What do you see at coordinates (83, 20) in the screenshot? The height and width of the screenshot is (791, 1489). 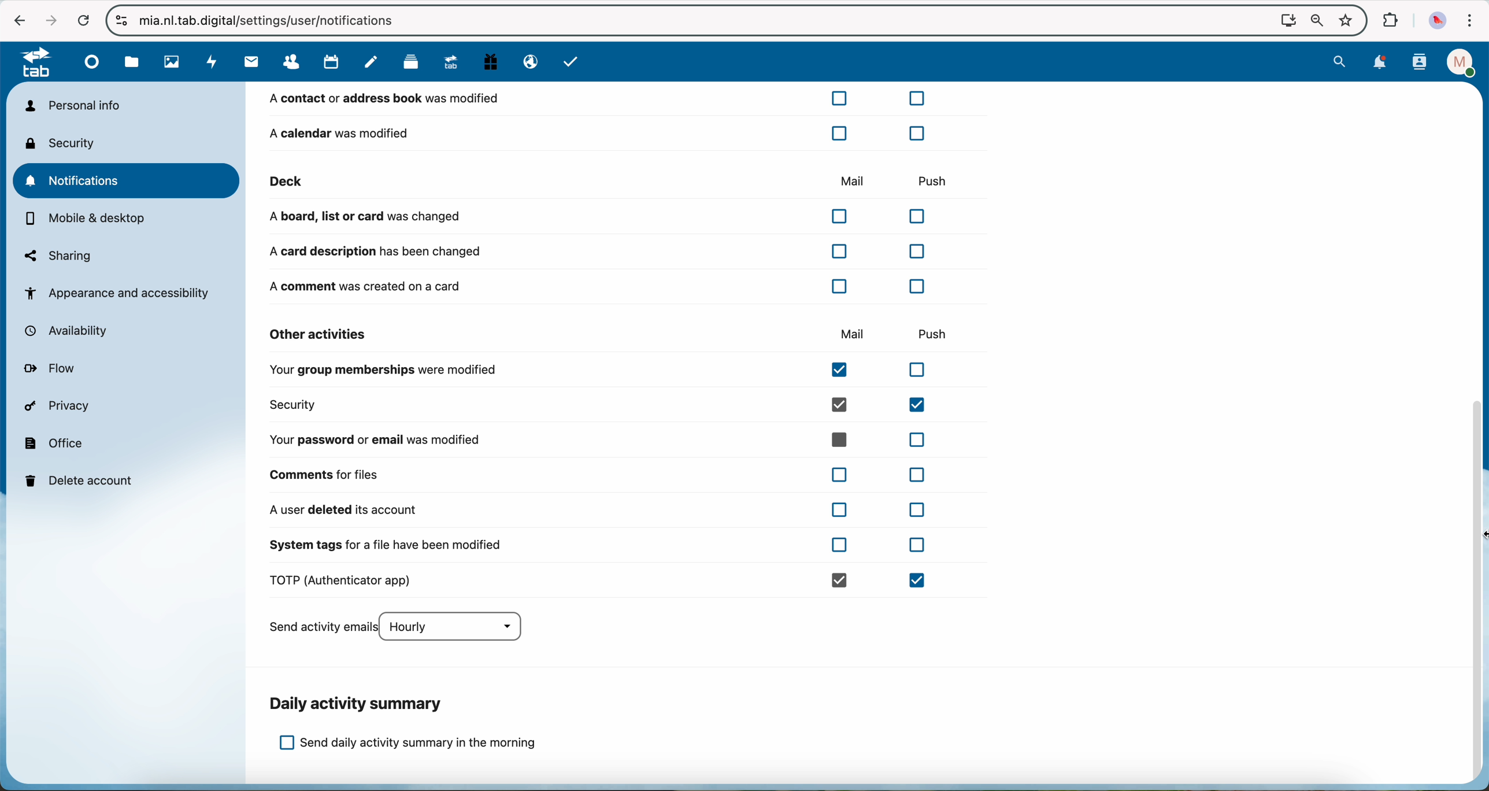 I see `refresh the page` at bounding box center [83, 20].